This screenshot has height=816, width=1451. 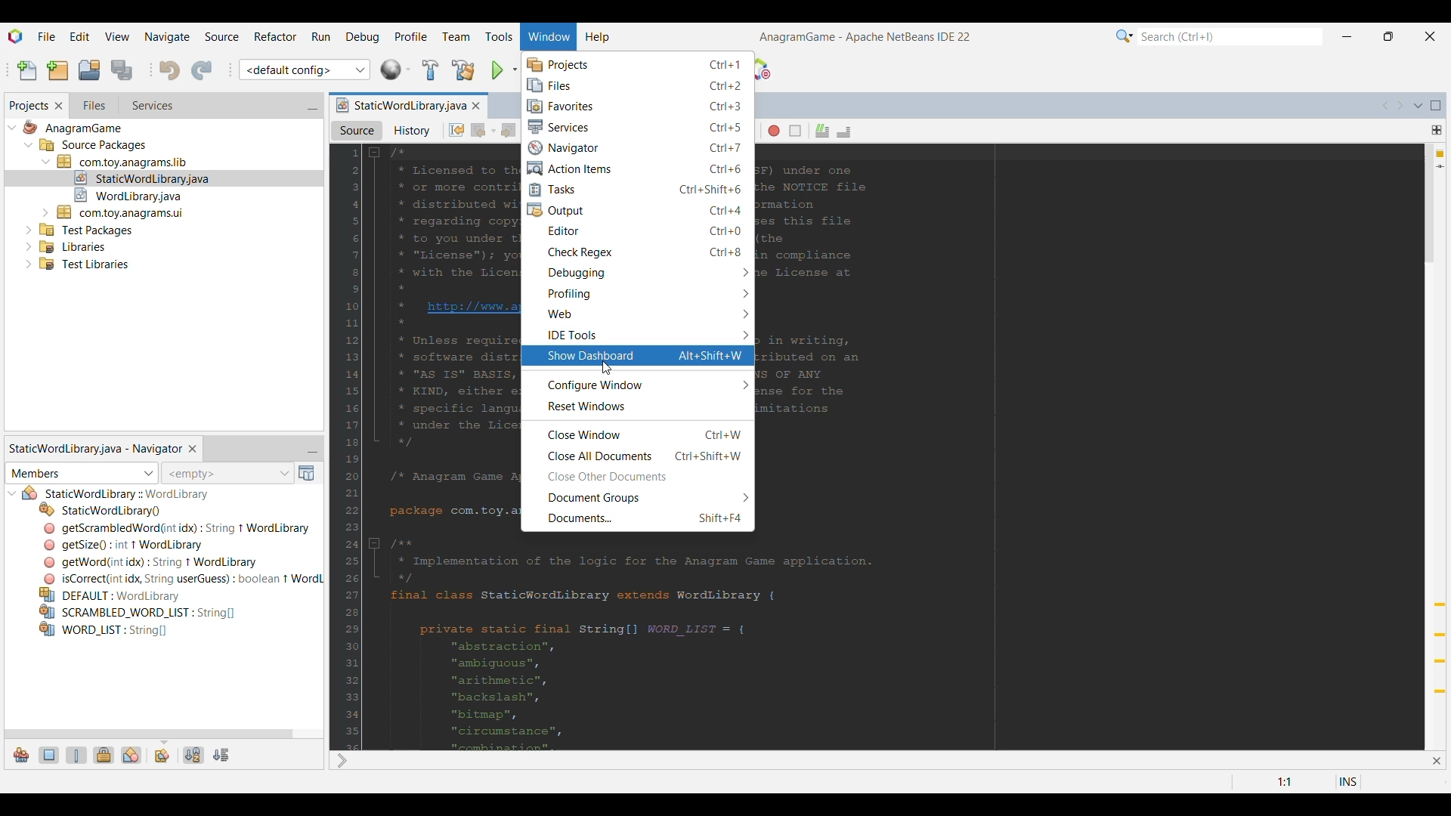 What do you see at coordinates (1439, 649) in the screenshot?
I see `Add override annotation` at bounding box center [1439, 649].